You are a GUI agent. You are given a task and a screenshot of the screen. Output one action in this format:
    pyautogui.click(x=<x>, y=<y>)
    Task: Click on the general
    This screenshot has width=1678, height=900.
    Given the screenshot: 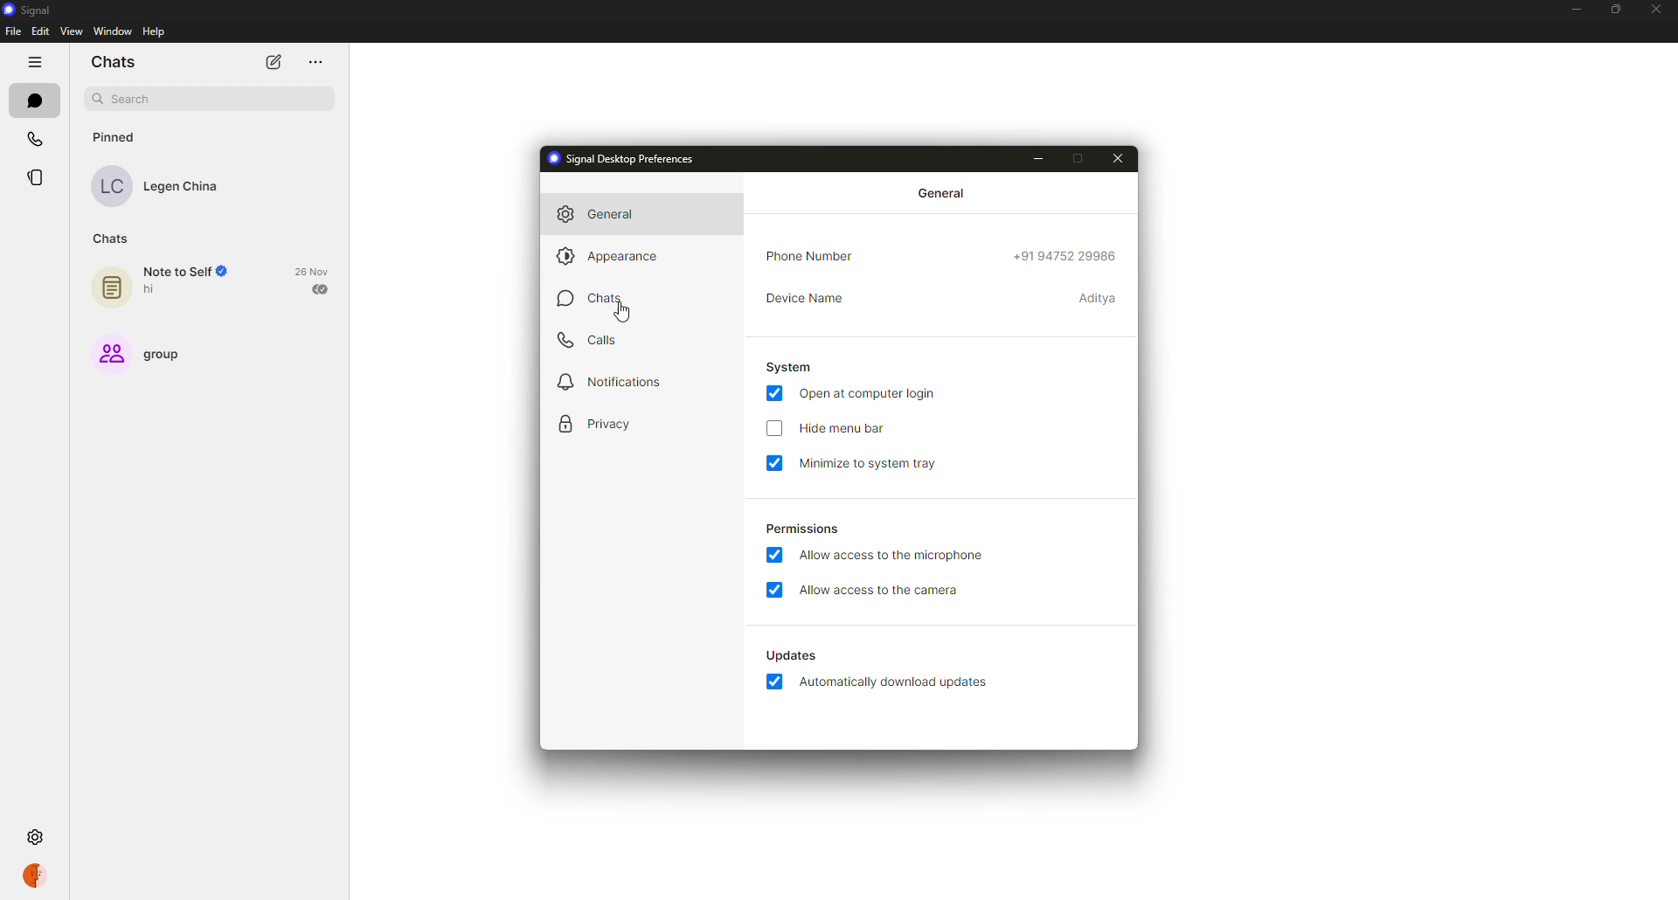 What is the action you would take?
    pyautogui.click(x=601, y=213)
    